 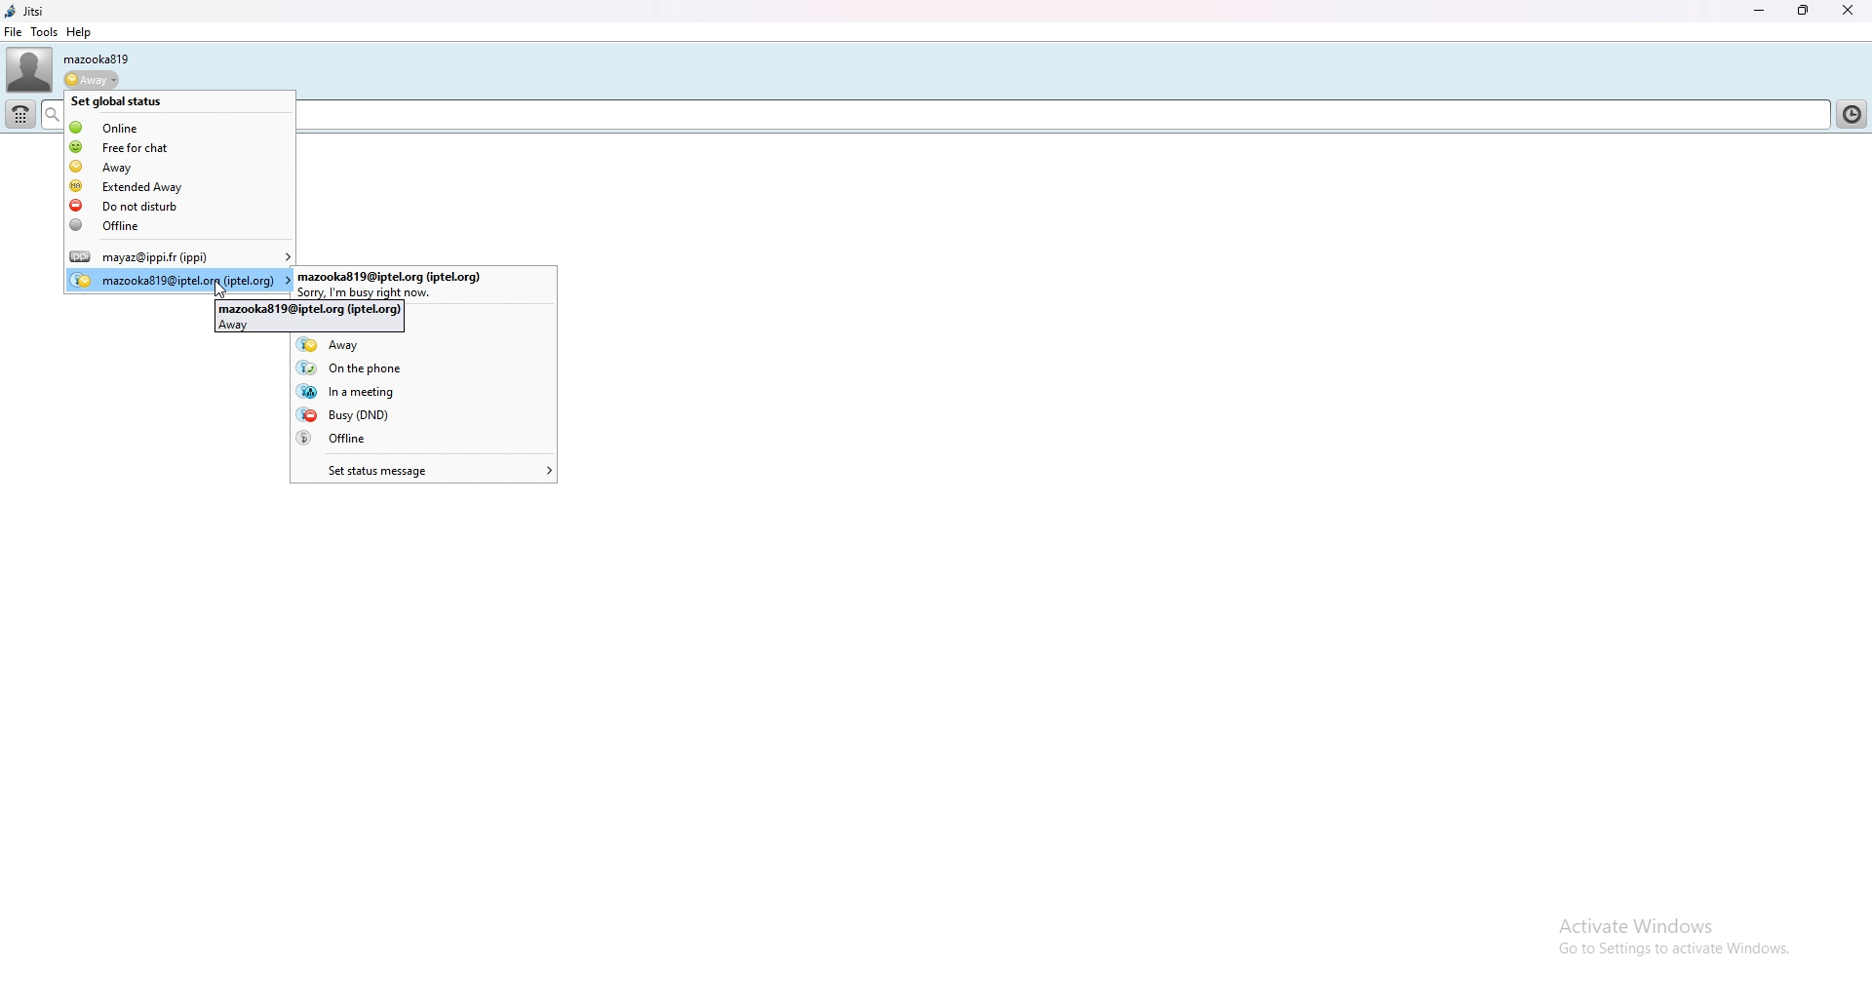 I want to click on set status message, so click(x=418, y=462).